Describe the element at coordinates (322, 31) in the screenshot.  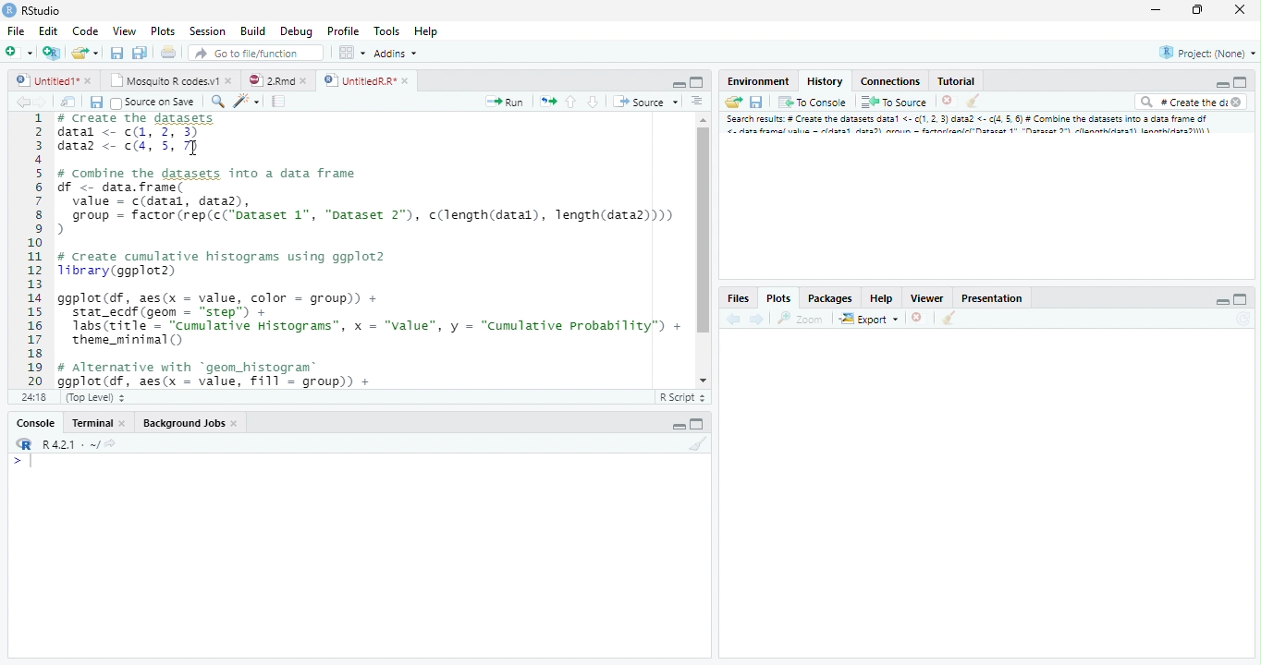
I see `Debug` at that location.